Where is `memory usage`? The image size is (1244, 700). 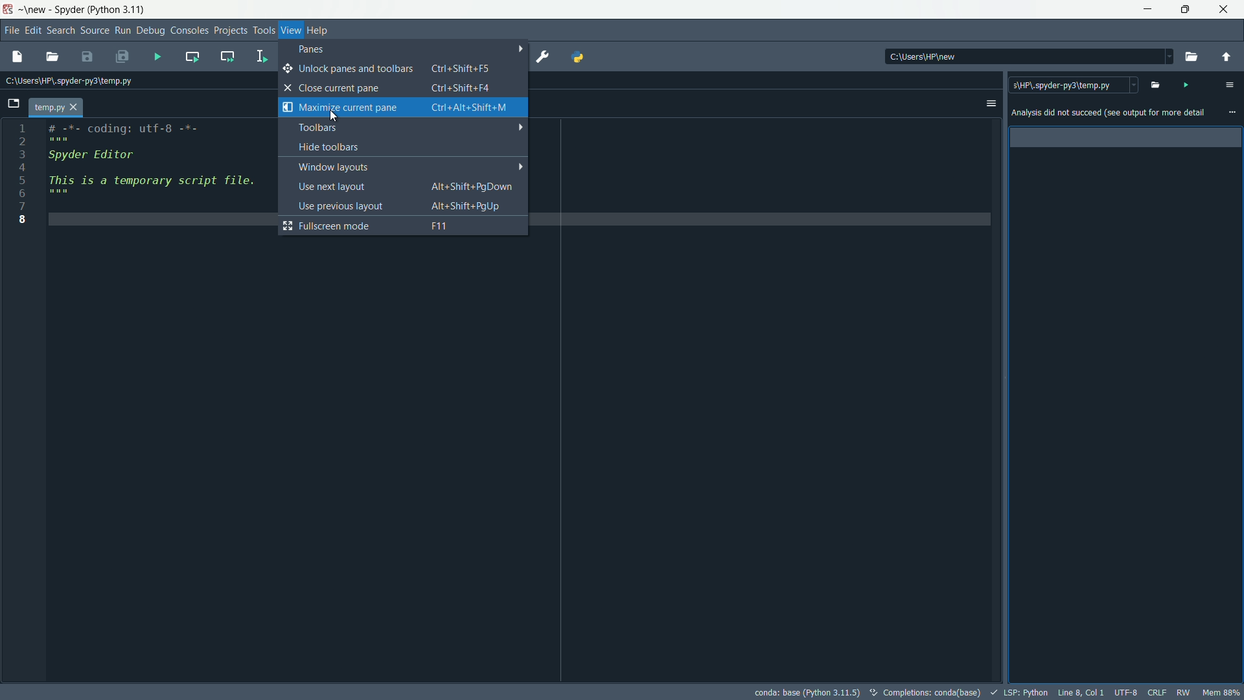
memory usage is located at coordinates (1222, 692).